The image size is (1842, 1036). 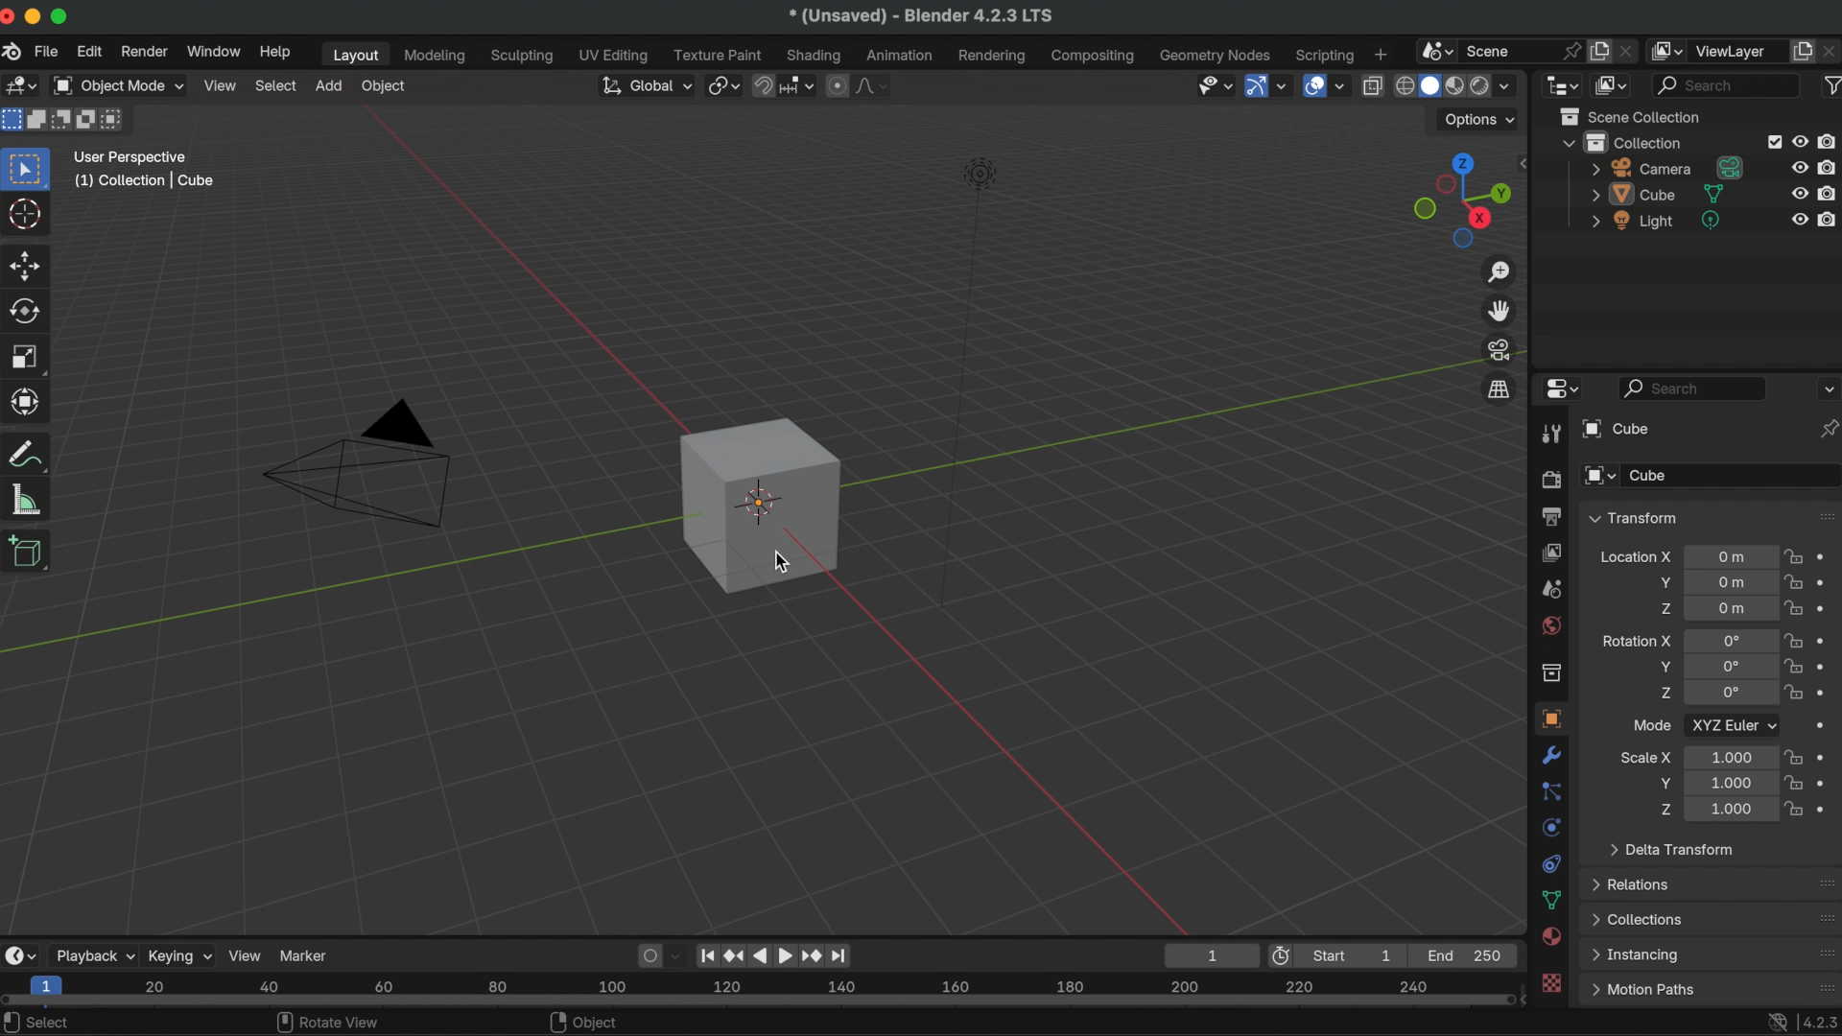 What do you see at coordinates (1600, 477) in the screenshot?
I see `browse object to be linked` at bounding box center [1600, 477].